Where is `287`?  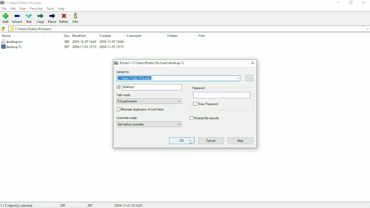 287 is located at coordinates (90, 205).